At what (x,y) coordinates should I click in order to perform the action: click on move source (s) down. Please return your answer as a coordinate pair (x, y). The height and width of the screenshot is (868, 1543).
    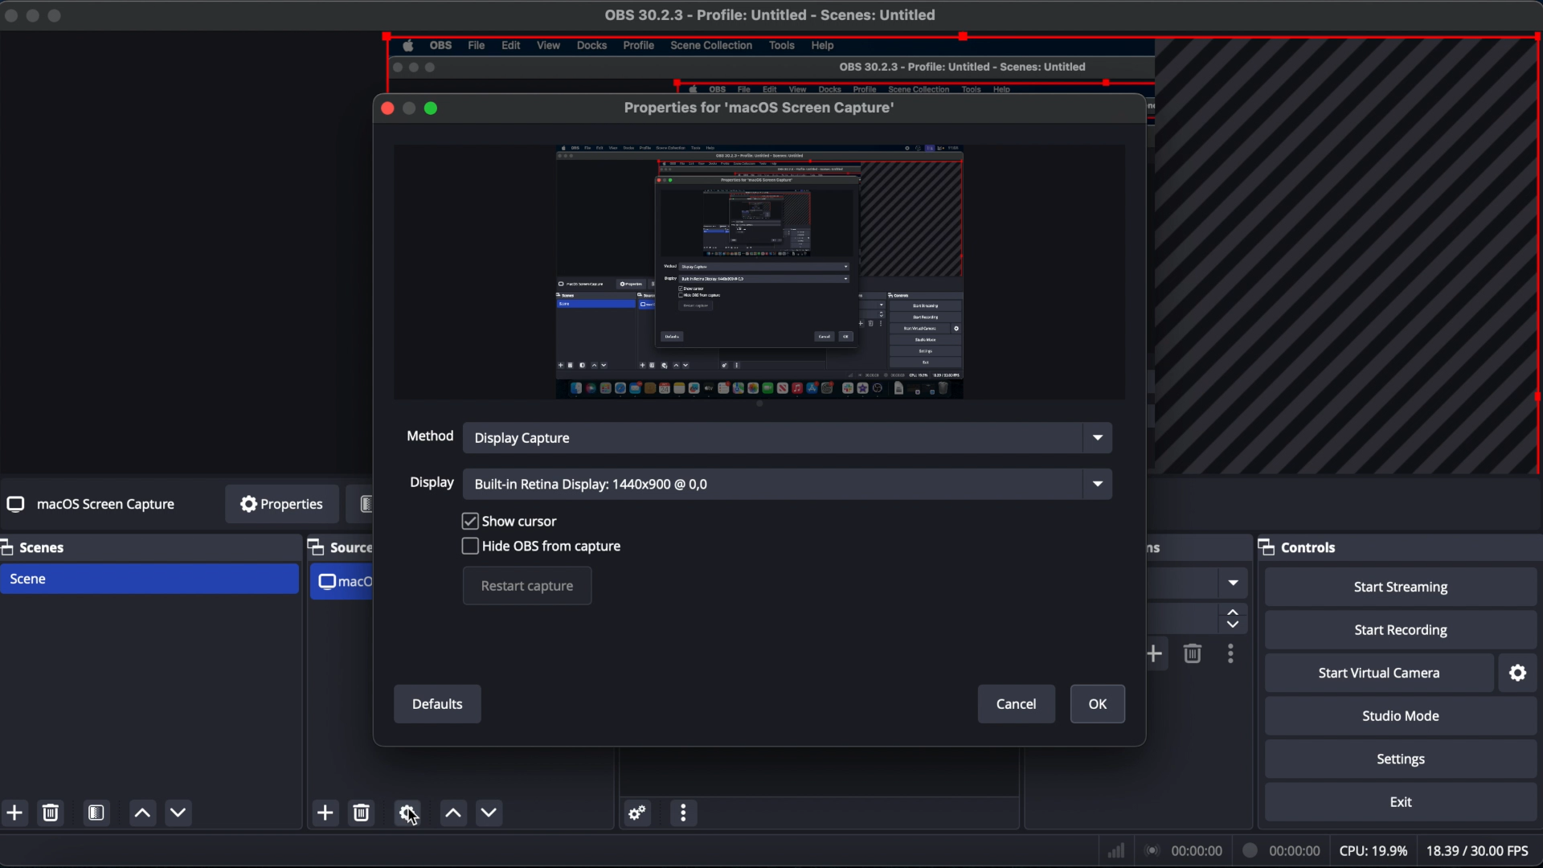
    Looking at the image, I should click on (453, 813).